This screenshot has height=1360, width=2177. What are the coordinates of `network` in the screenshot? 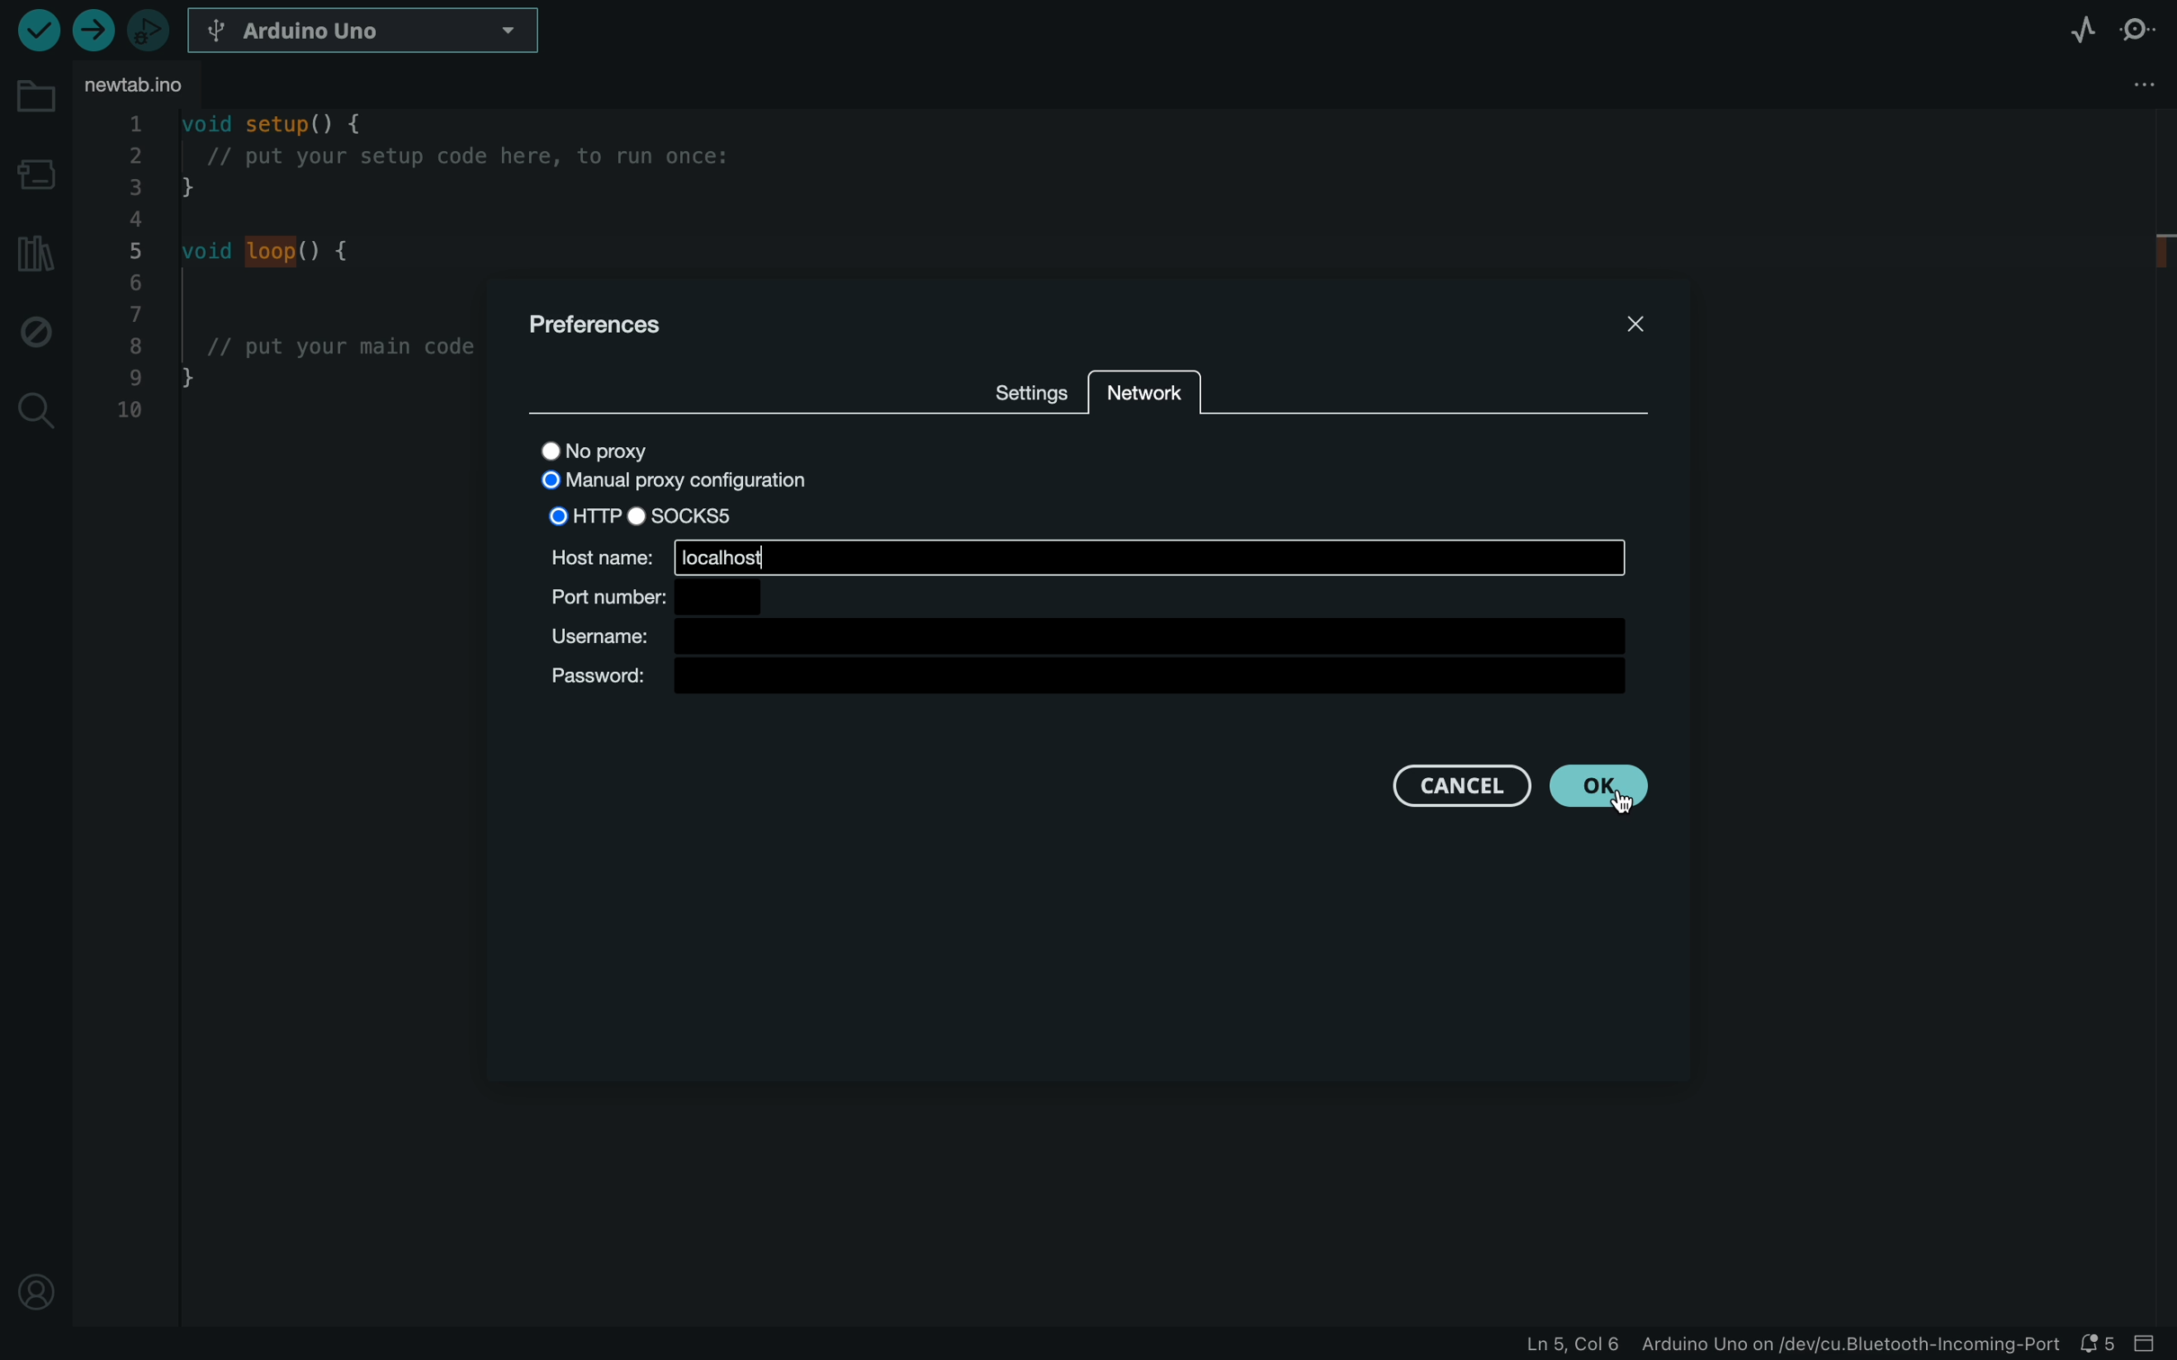 It's located at (1145, 406).